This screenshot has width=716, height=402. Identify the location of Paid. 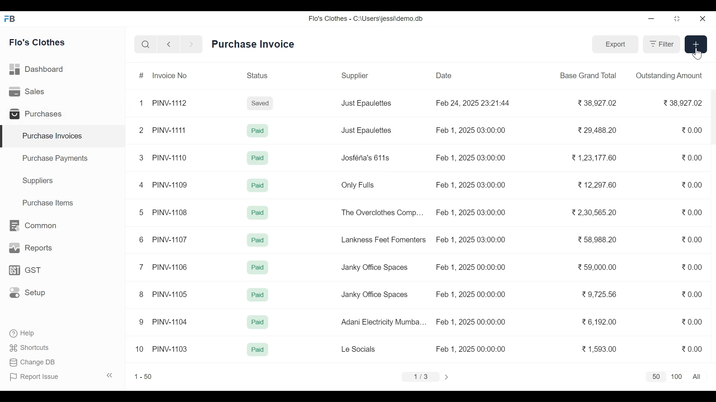
(257, 158).